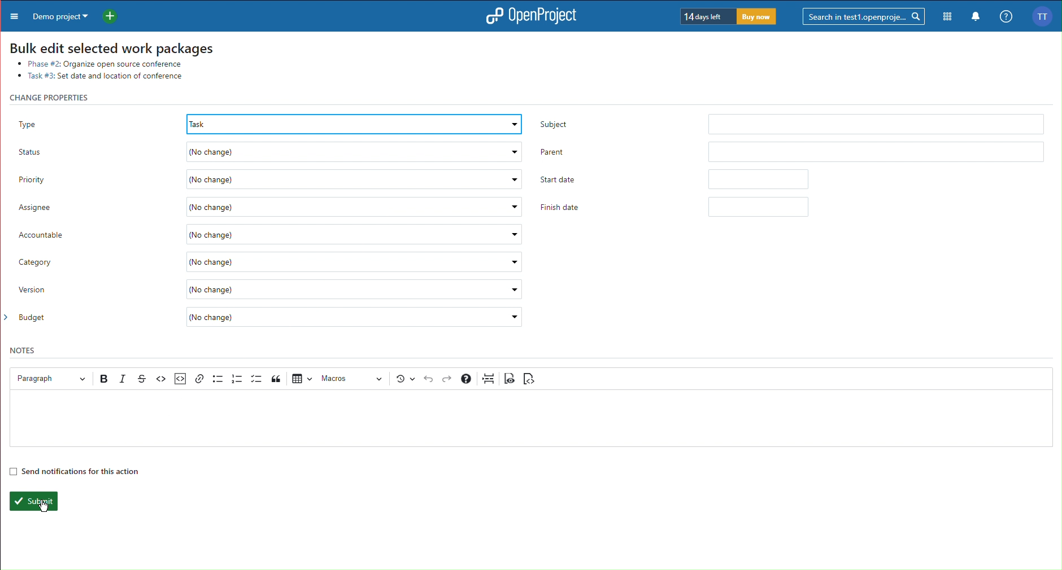 Image resolution: width=1062 pixels, height=570 pixels. I want to click on Redo, so click(448, 379).